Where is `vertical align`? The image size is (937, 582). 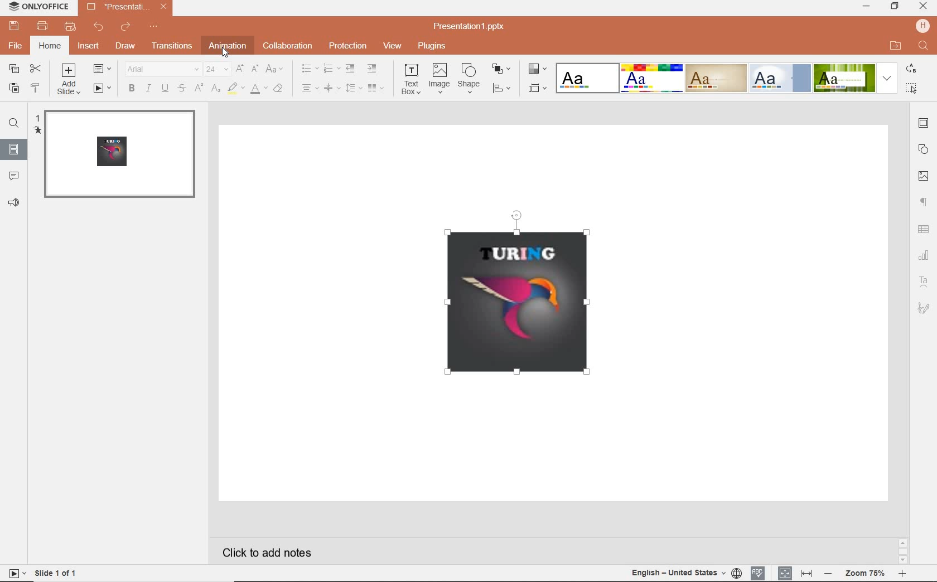 vertical align is located at coordinates (329, 88).